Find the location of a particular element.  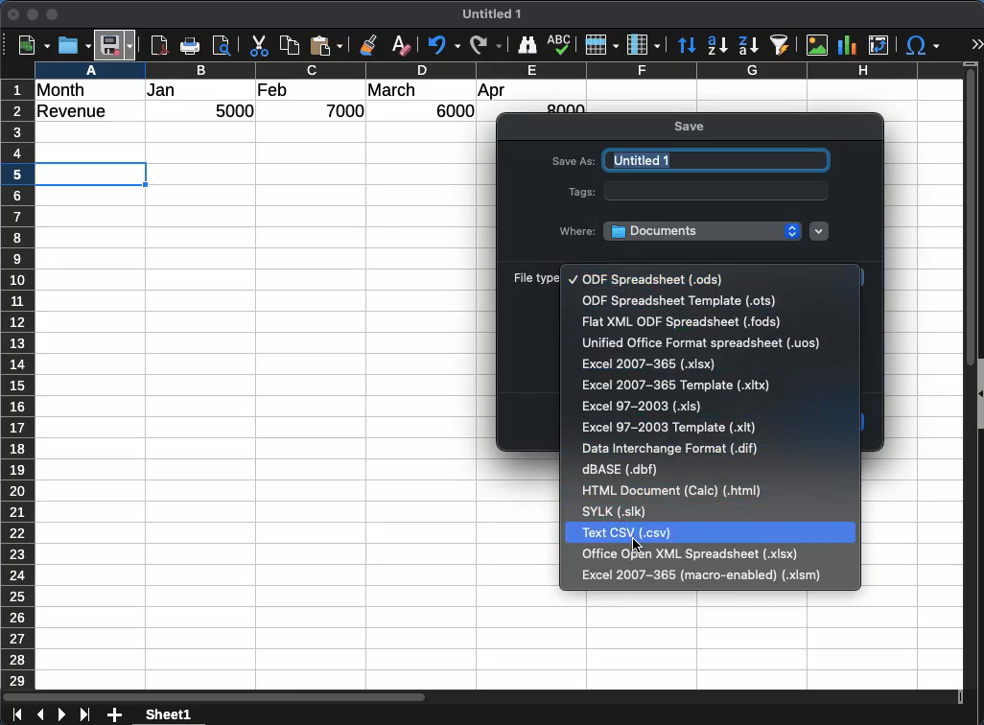

ascending is located at coordinates (717, 45).